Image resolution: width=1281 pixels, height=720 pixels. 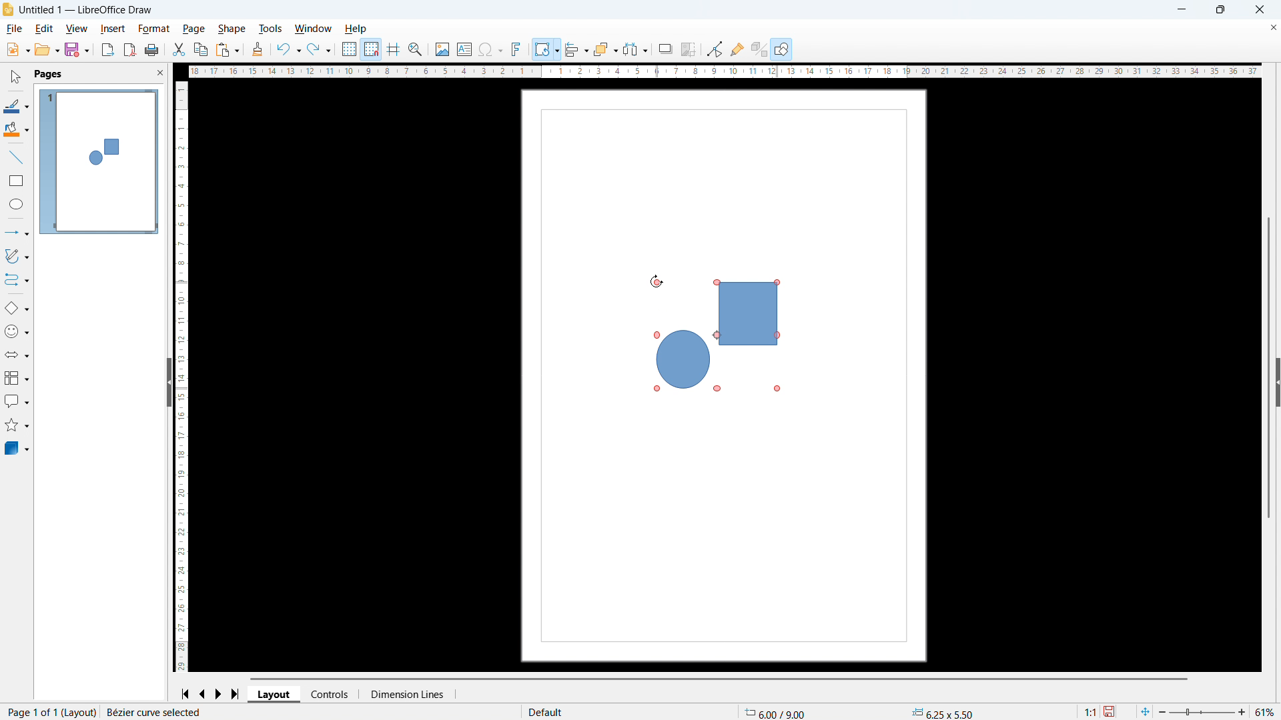 What do you see at coordinates (76, 29) in the screenshot?
I see `View ` at bounding box center [76, 29].